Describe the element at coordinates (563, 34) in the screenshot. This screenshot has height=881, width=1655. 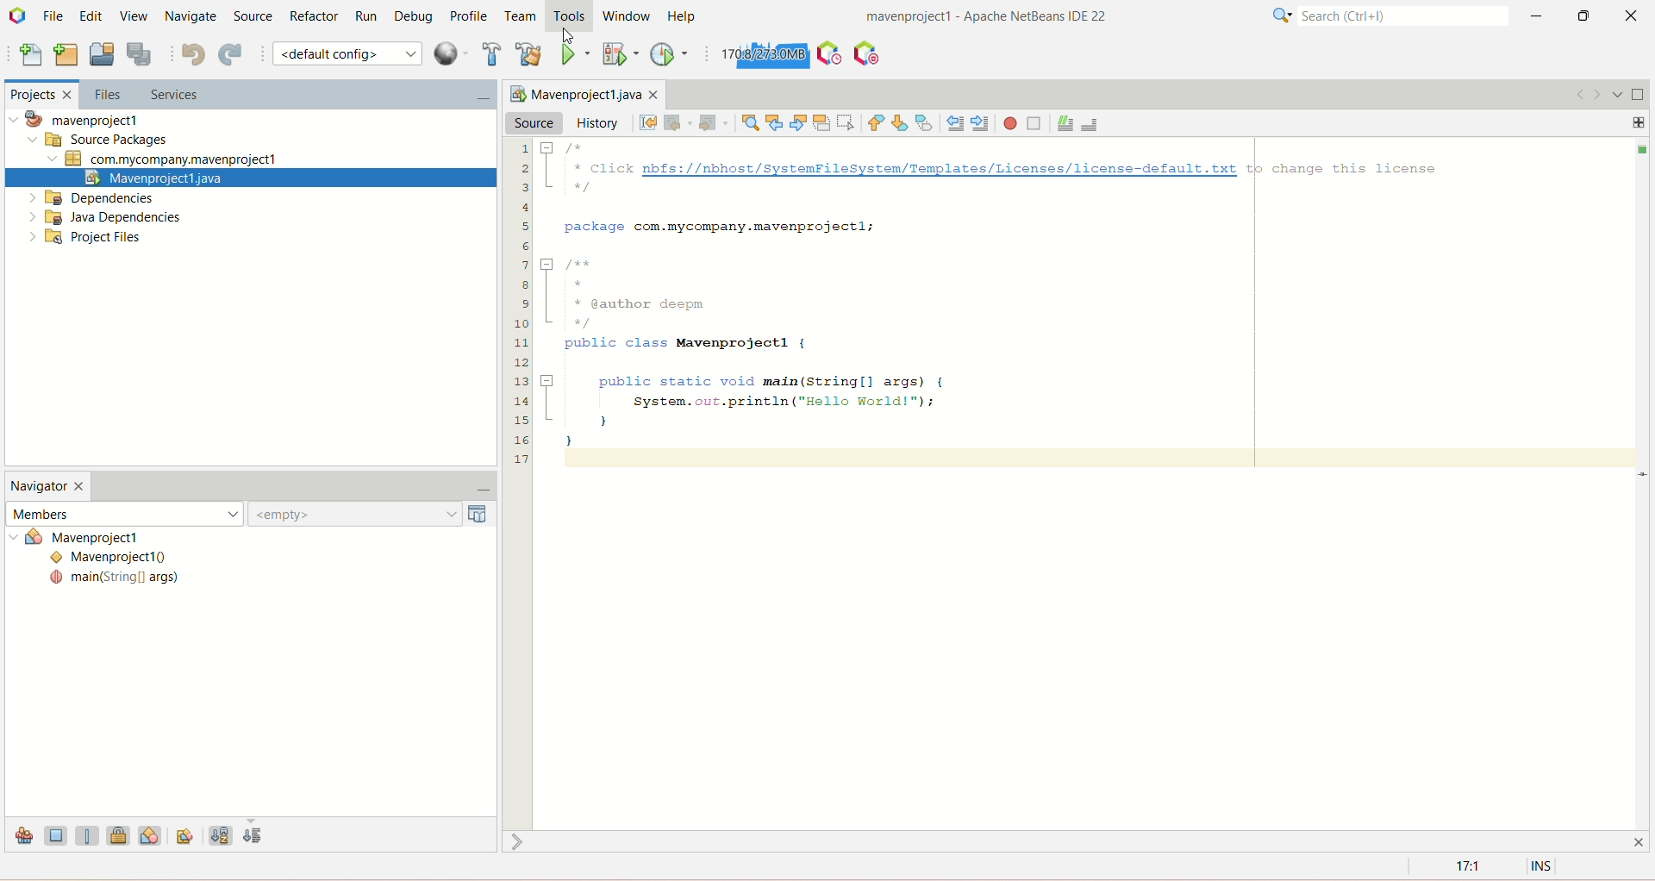
I see `cursor` at that location.